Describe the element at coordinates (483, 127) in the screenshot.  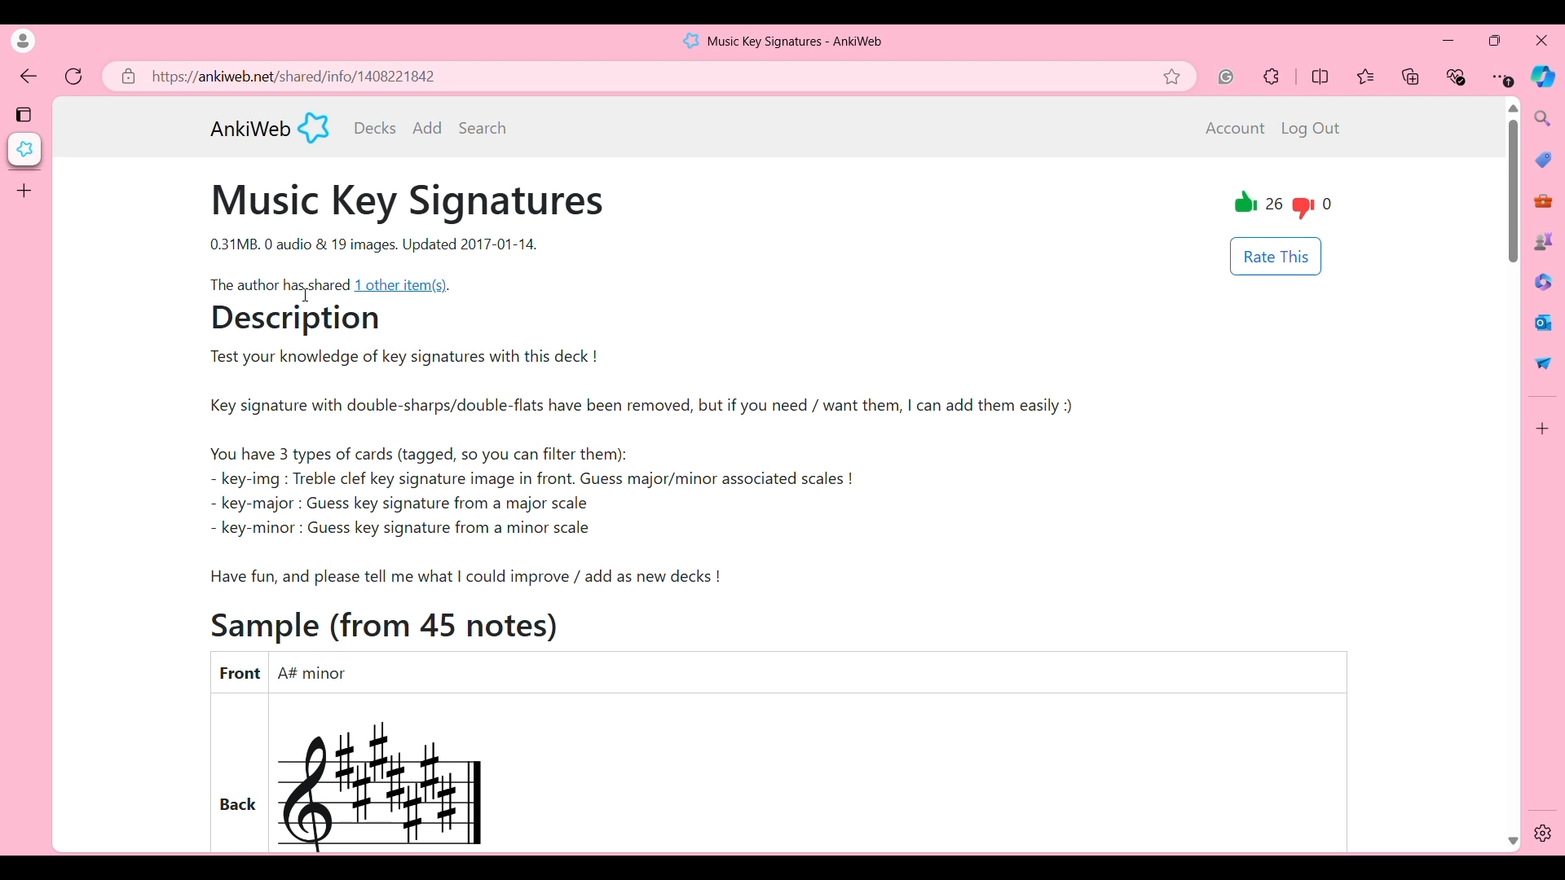
I see `Search` at that location.